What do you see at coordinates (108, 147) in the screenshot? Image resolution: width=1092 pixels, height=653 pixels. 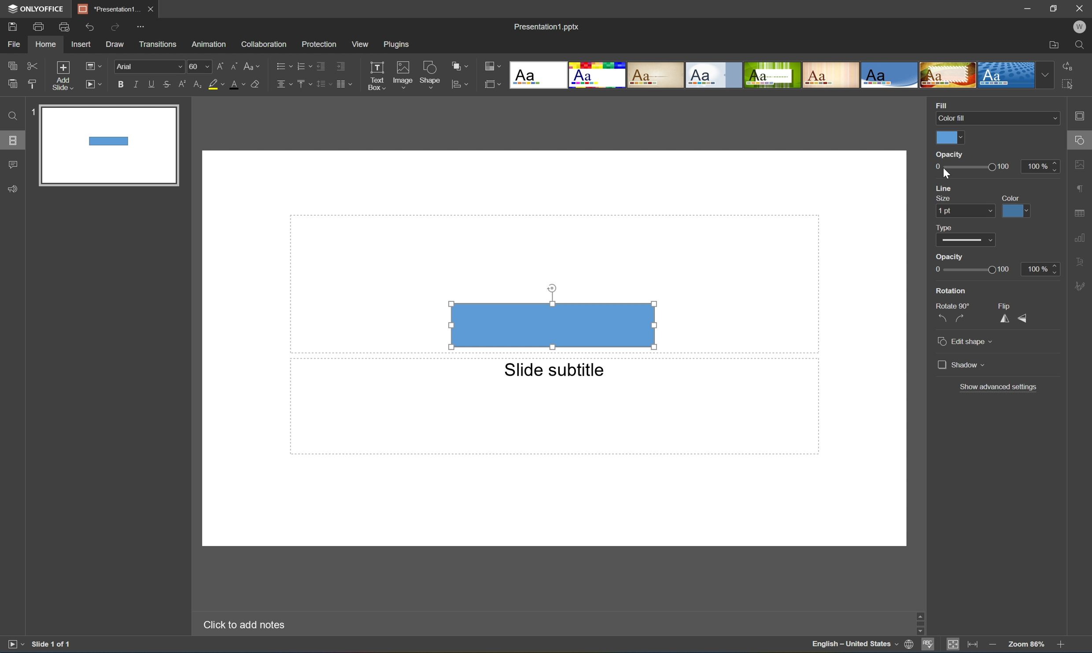 I see `Slide` at bounding box center [108, 147].